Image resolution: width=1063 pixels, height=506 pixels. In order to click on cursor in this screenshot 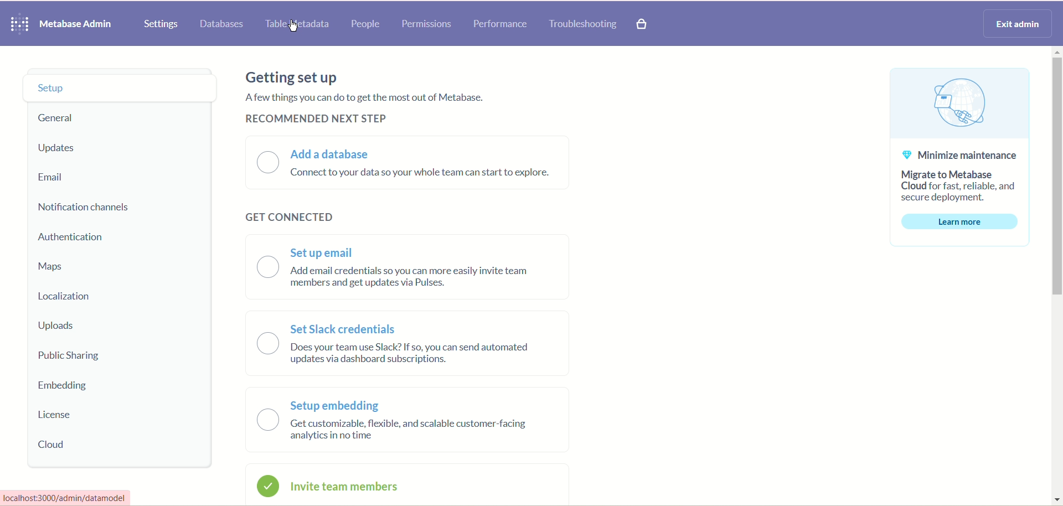, I will do `click(293, 28)`.